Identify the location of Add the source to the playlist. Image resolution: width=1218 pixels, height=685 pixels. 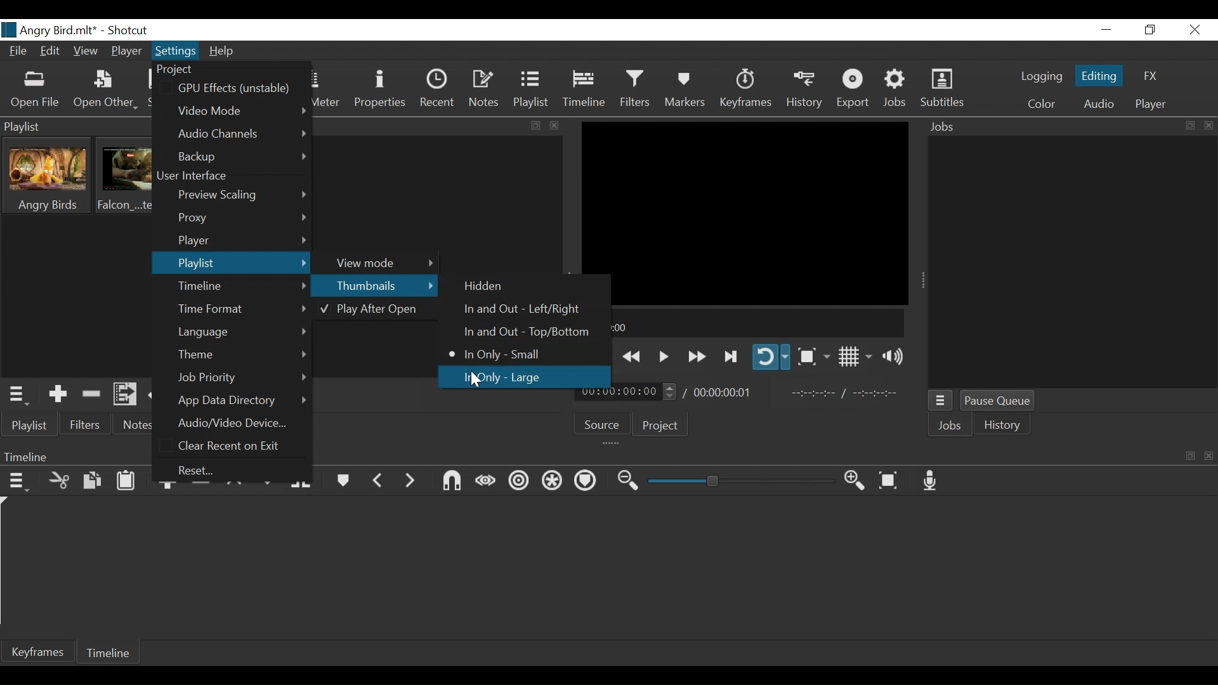
(58, 395).